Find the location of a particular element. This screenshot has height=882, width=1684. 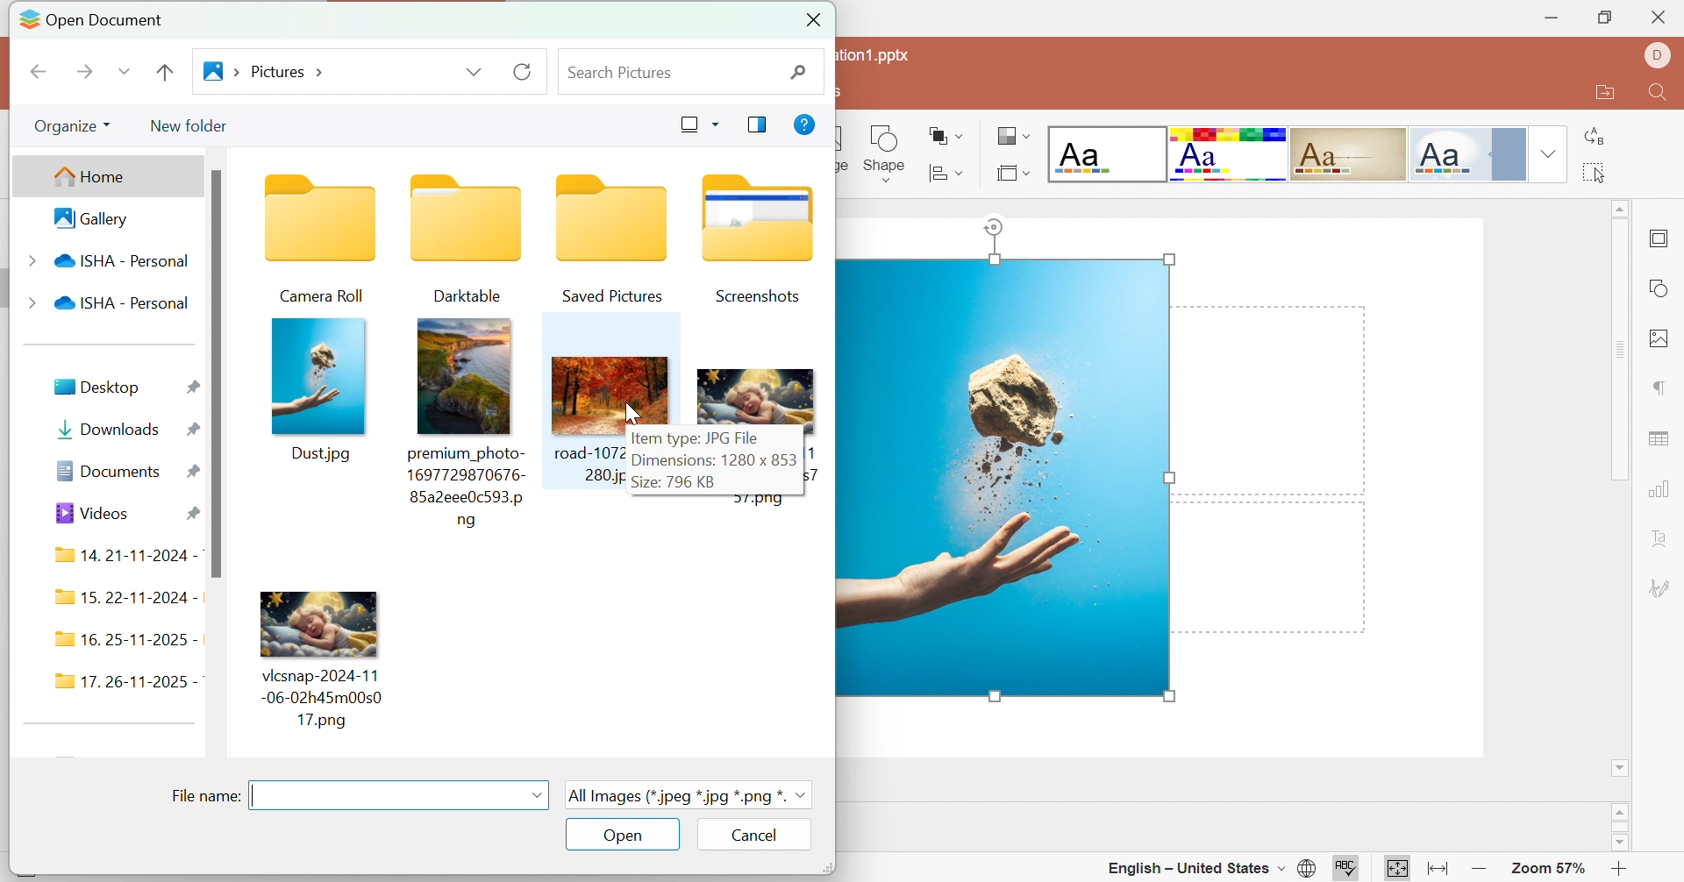

Previous is located at coordinates (42, 71).